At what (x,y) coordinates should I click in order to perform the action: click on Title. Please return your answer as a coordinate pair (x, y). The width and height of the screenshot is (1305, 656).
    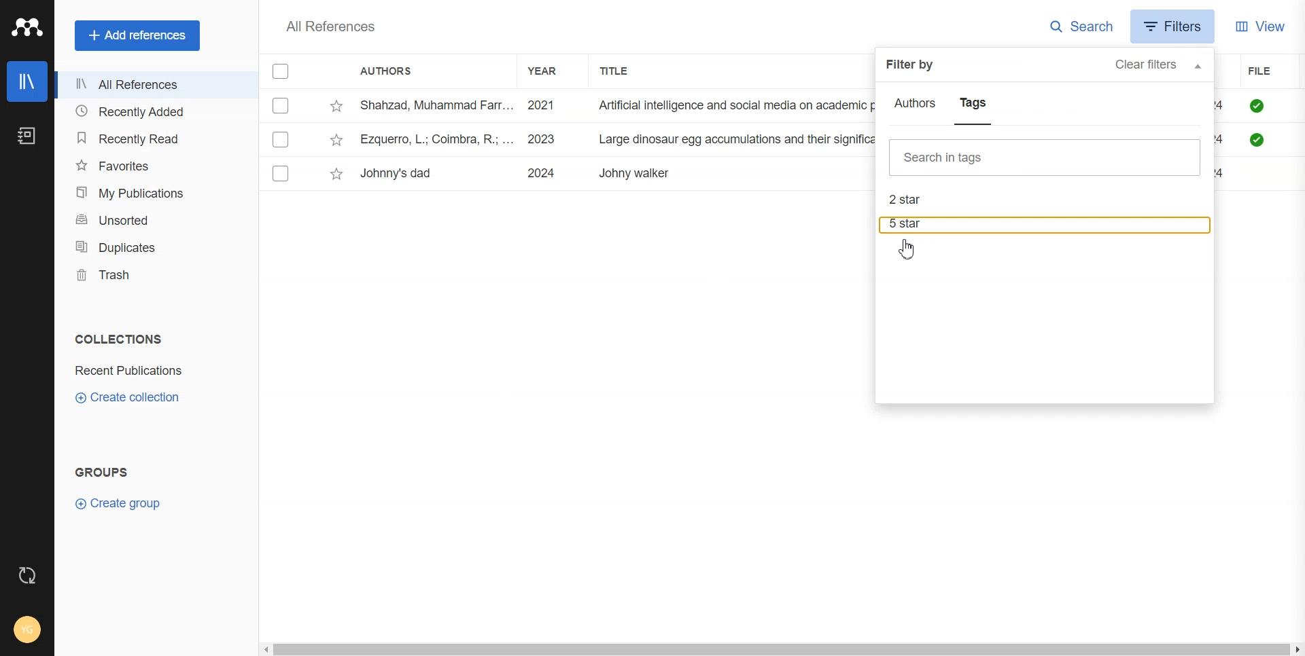
    Looking at the image, I should click on (626, 71).